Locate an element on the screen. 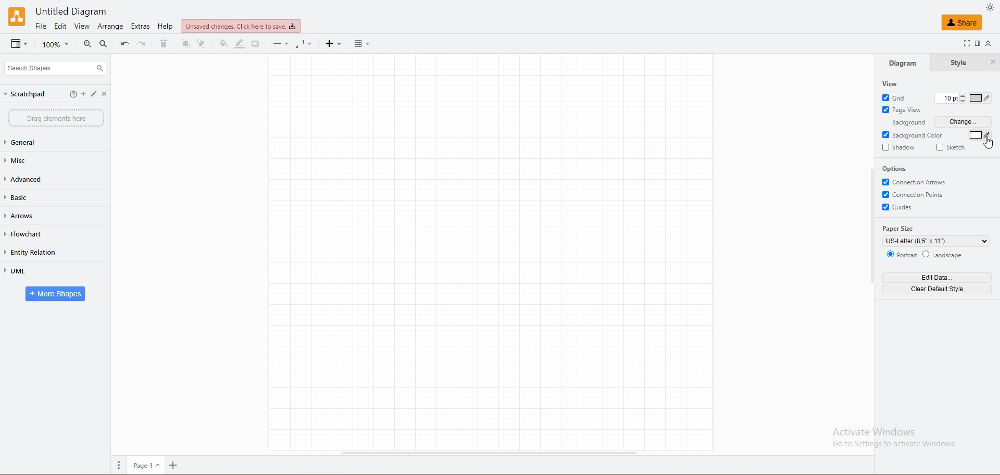  dark mode is located at coordinates (990, 7).